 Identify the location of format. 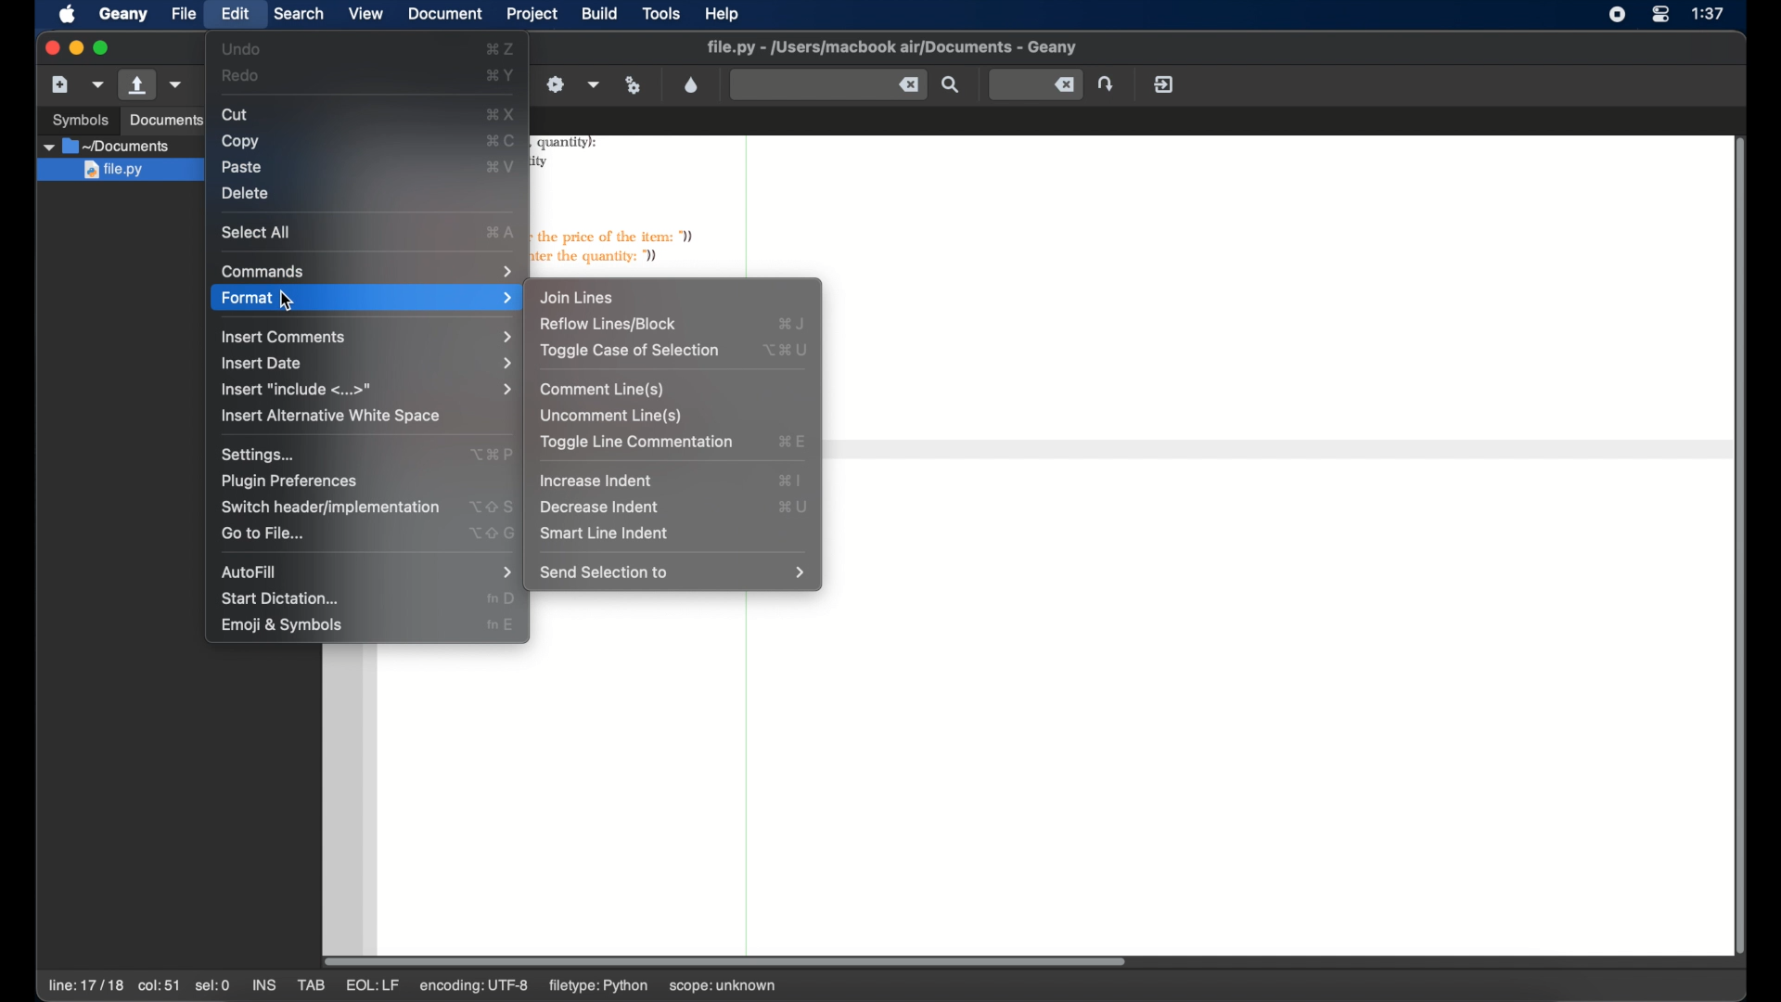
(363, 298).